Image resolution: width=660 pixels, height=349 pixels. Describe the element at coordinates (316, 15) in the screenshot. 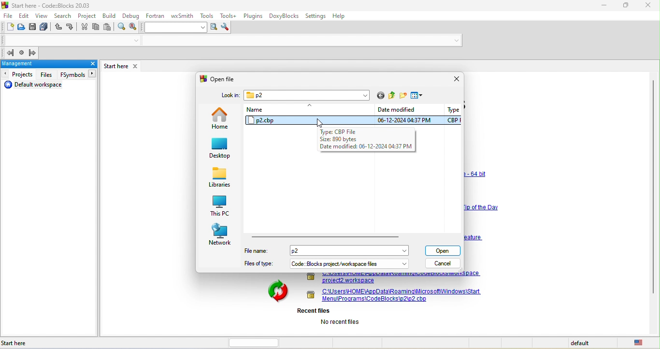

I see `settings` at that location.